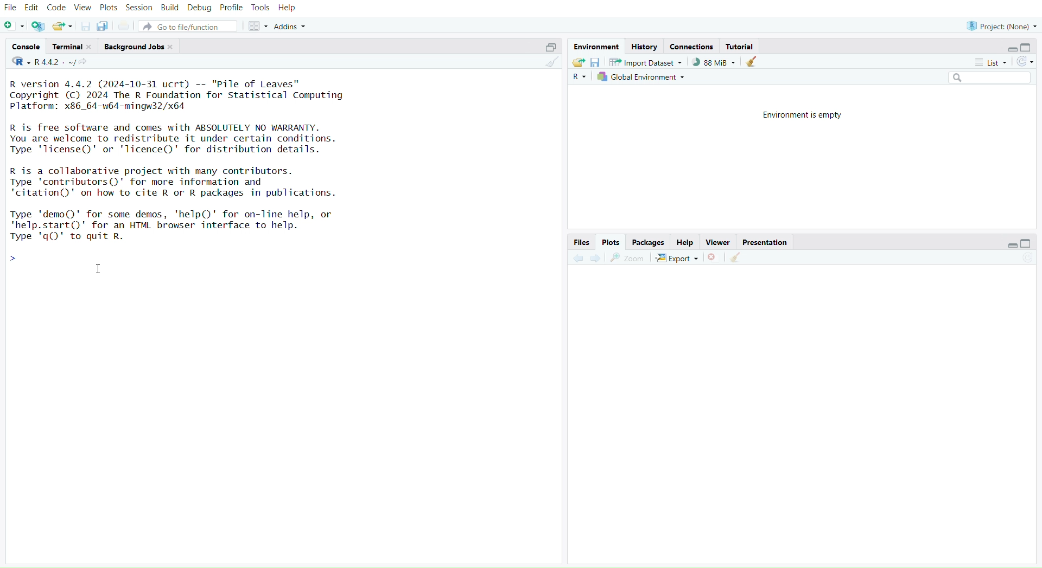 Image resolution: width=1042 pixels, height=568 pixels. I want to click on forward, so click(597, 259).